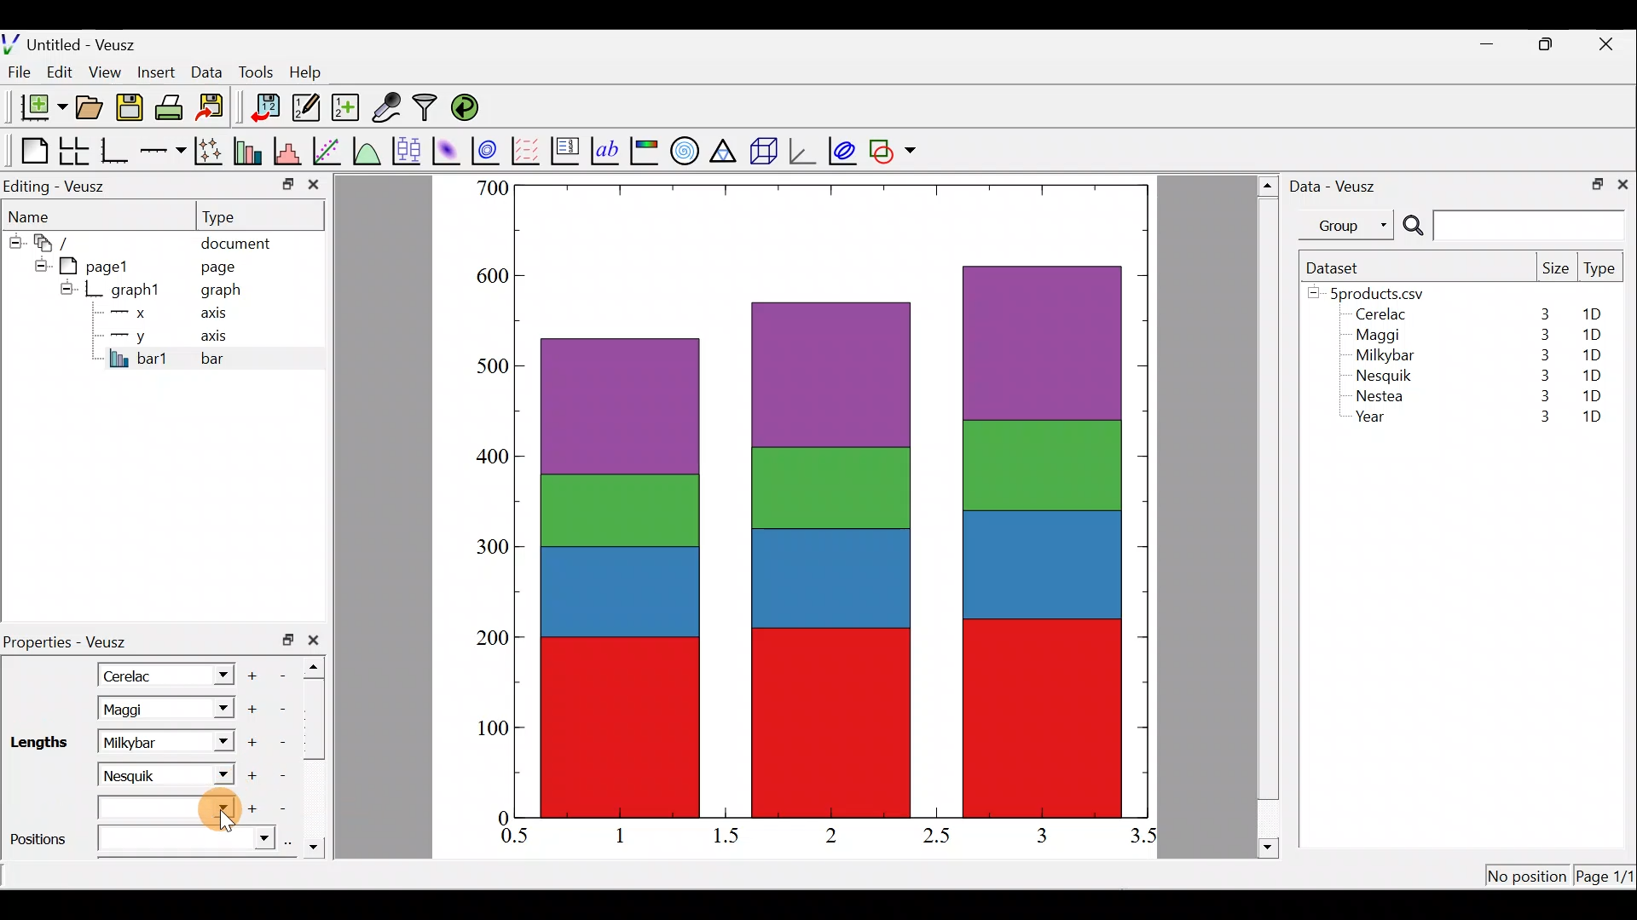  Describe the element at coordinates (73, 151) in the screenshot. I see `Arrange graphs in a grid` at that location.